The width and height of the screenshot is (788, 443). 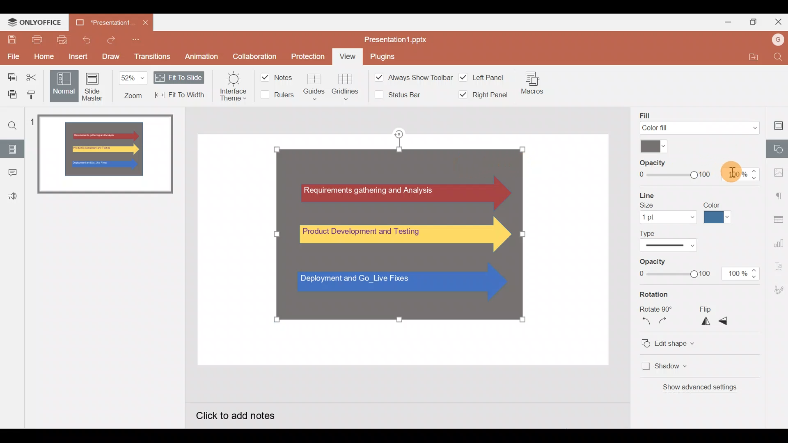 What do you see at coordinates (778, 268) in the screenshot?
I see `Text Art settings` at bounding box center [778, 268].